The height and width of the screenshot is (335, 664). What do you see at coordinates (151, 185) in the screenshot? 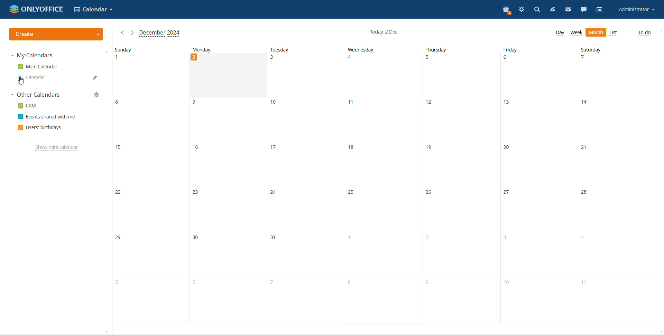
I see `sunday` at bounding box center [151, 185].